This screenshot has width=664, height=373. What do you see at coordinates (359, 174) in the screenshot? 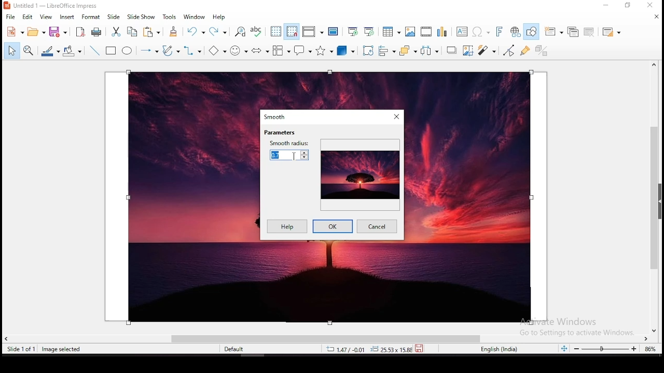
I see `preview` at bounding box center [359, 174].